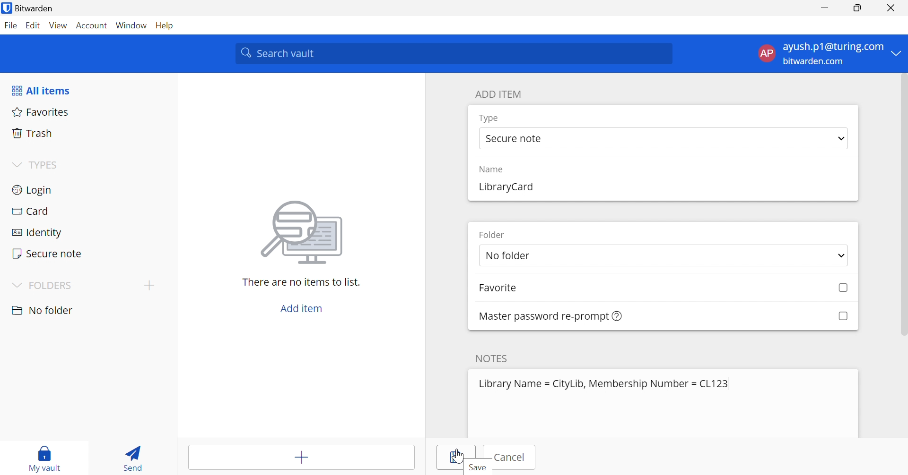  I want to click on Window, so click(132, 25).